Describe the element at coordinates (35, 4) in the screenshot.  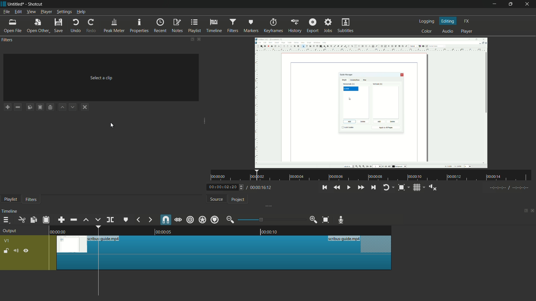
I see `app name` at that location.